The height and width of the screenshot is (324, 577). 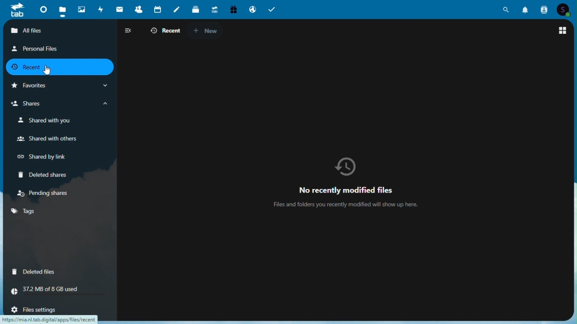 What do you see at coordinates (45, 138) in the screenshot?
I see `` at bounding box center [45, 138].